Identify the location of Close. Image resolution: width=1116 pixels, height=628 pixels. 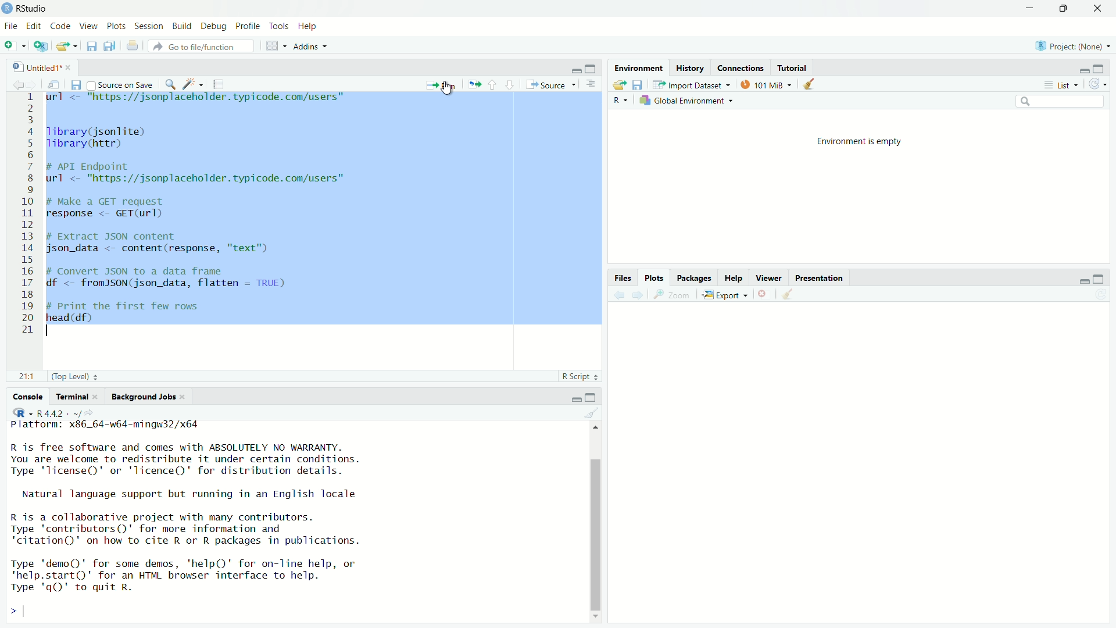
(1099, 9).